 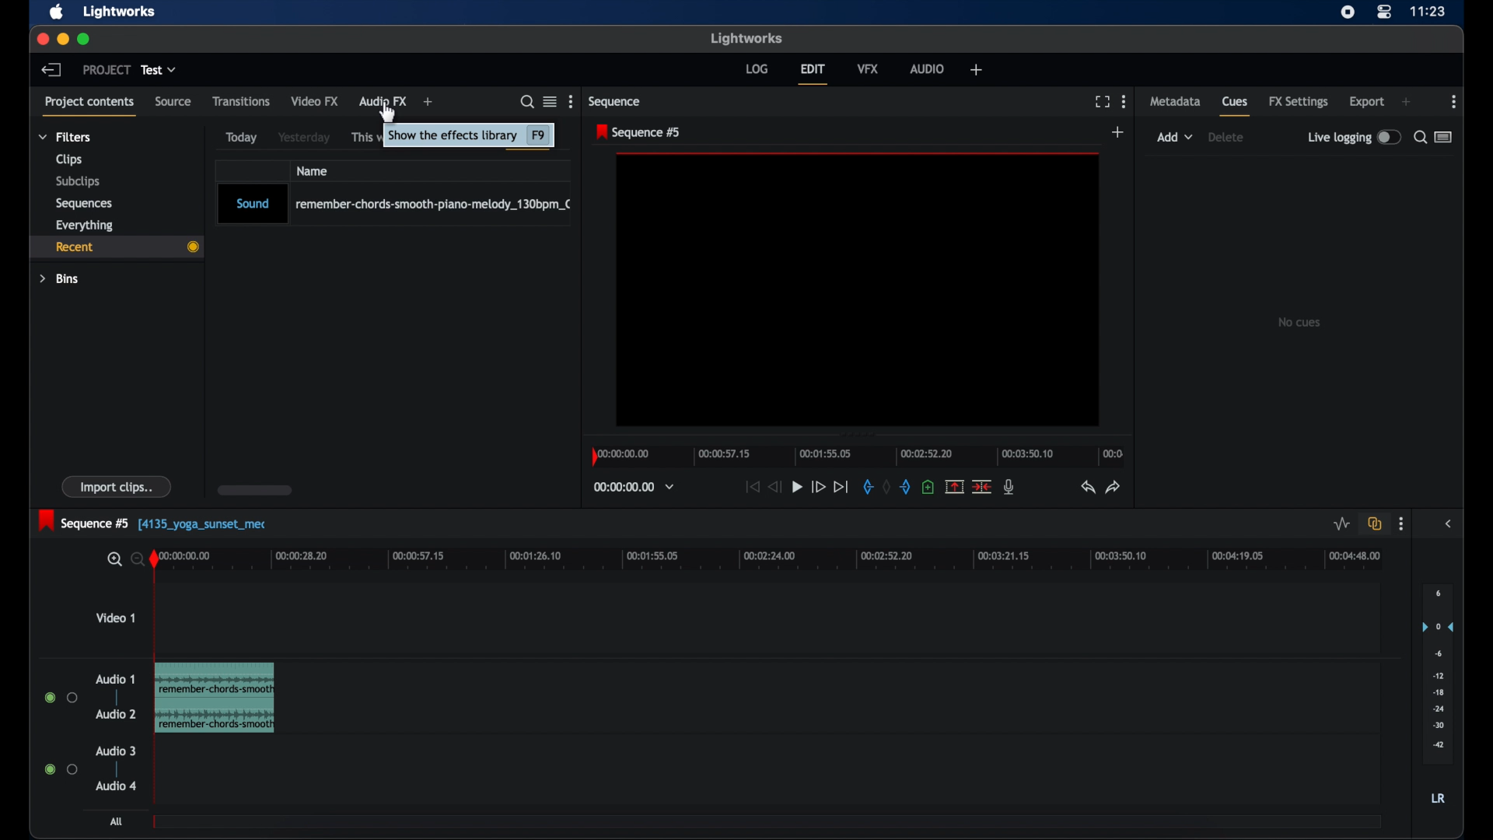 What do you see at coordinates (1236, 106) in the screenshot?
I see `cues` at bounding box center [1236, 106].